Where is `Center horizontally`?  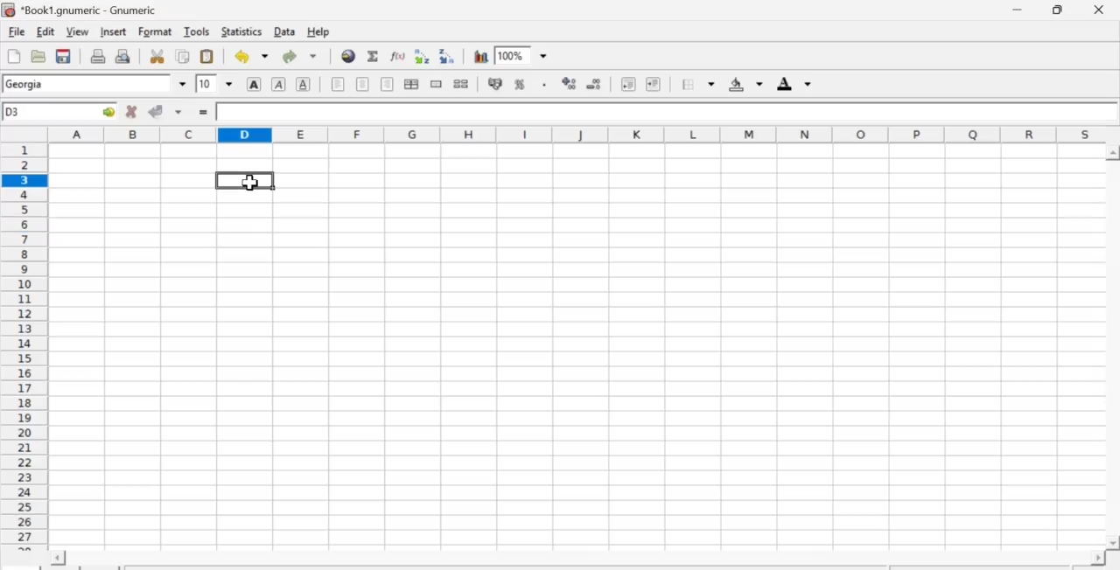 Center horizontally is located at coordinates (411, 85).